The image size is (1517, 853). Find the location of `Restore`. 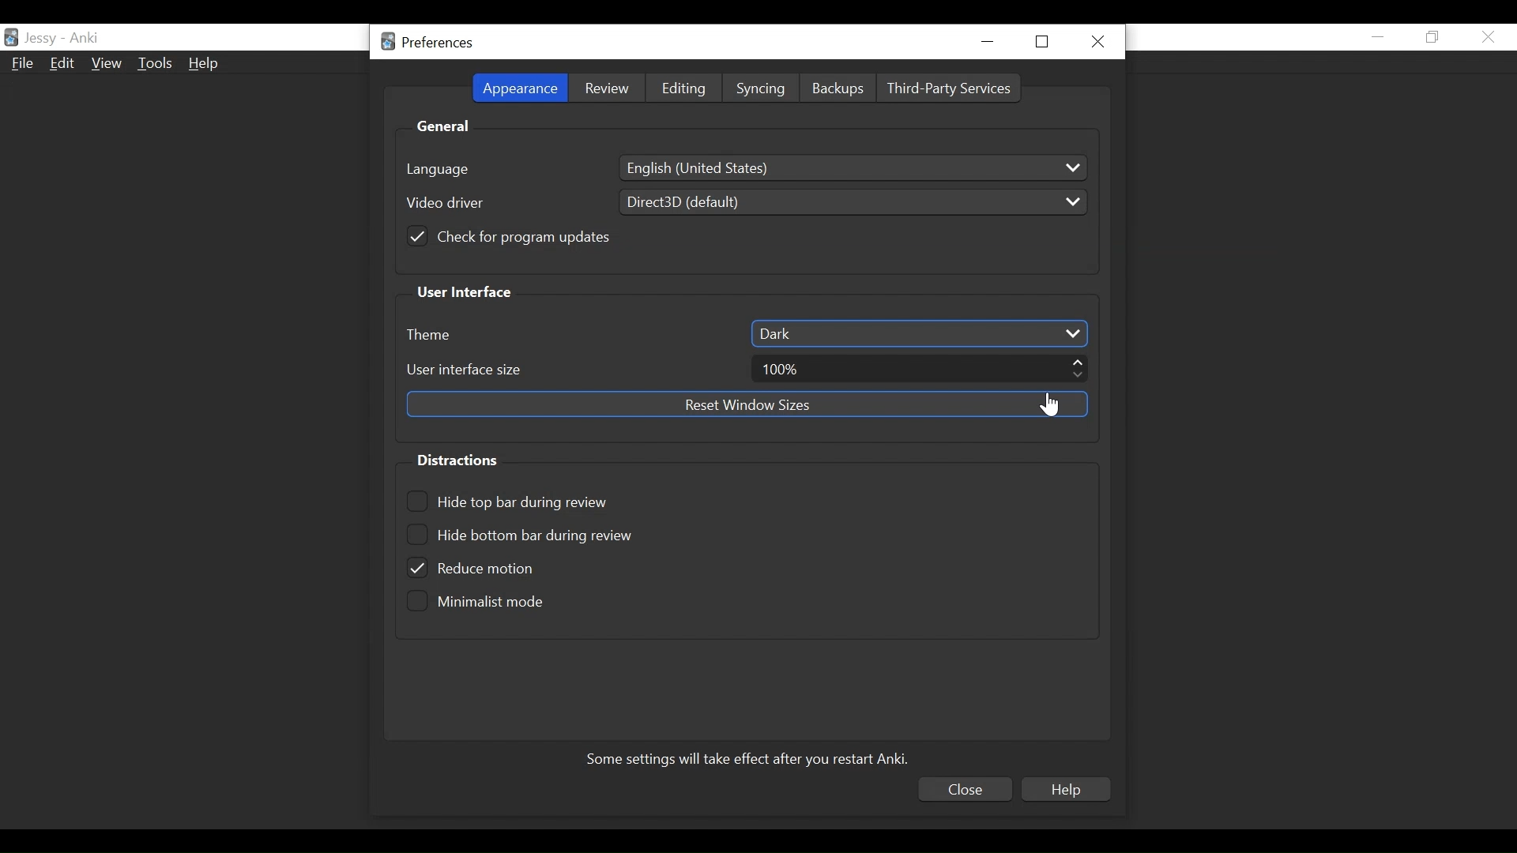

Restore is located at coordinates (1041, 41).